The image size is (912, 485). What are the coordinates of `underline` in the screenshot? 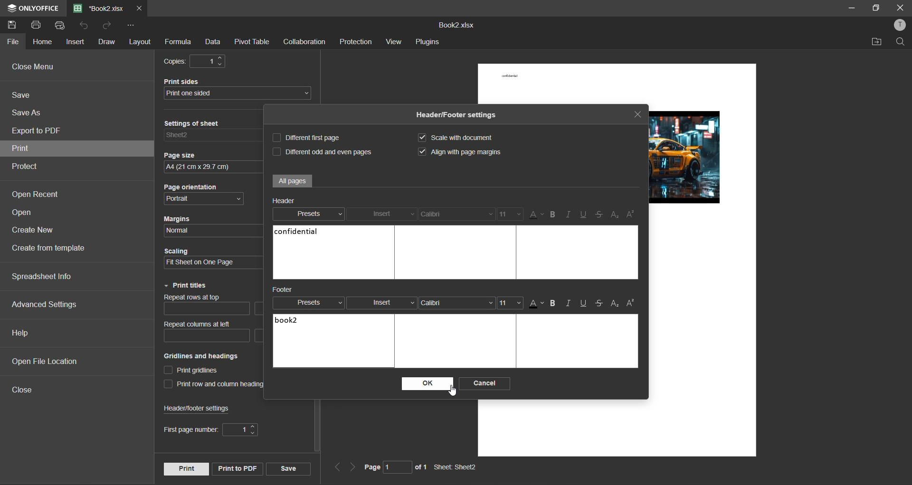 It's located at (585, 214).